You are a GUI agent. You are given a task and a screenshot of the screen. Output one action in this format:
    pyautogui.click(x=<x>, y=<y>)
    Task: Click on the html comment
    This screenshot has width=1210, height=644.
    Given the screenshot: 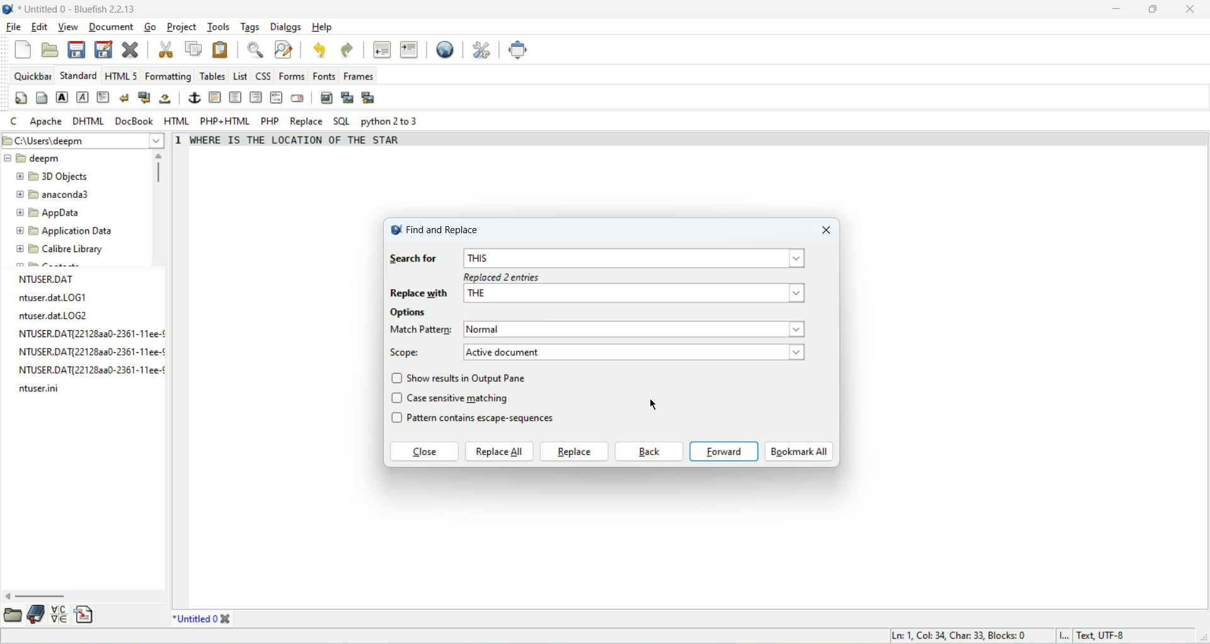 What is the action you would take?
    pyautogui.click(x=277, y=98)
    